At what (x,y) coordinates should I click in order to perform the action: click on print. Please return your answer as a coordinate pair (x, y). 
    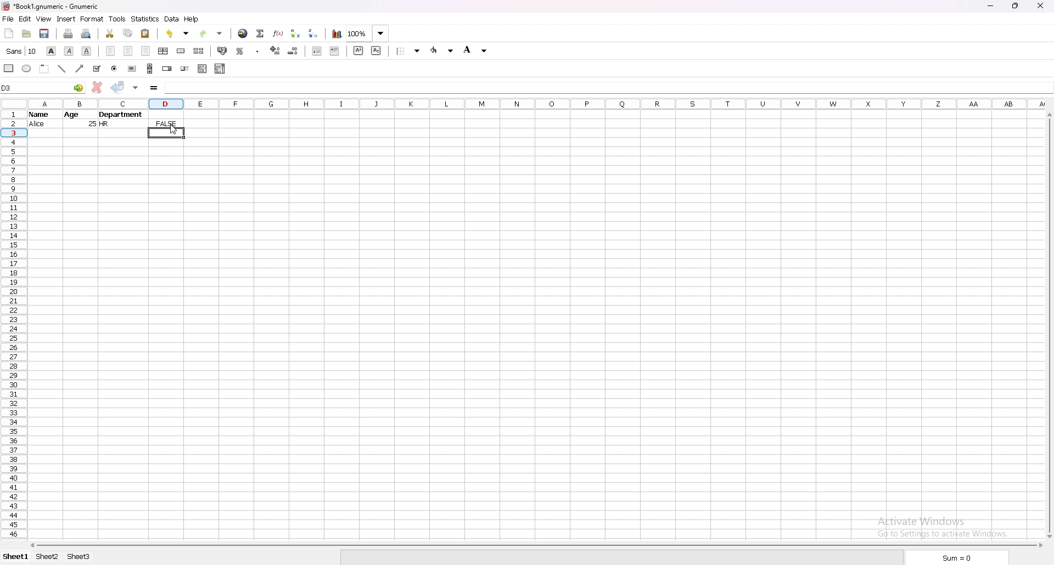
    Looking at the image, I should click on (69, 33).